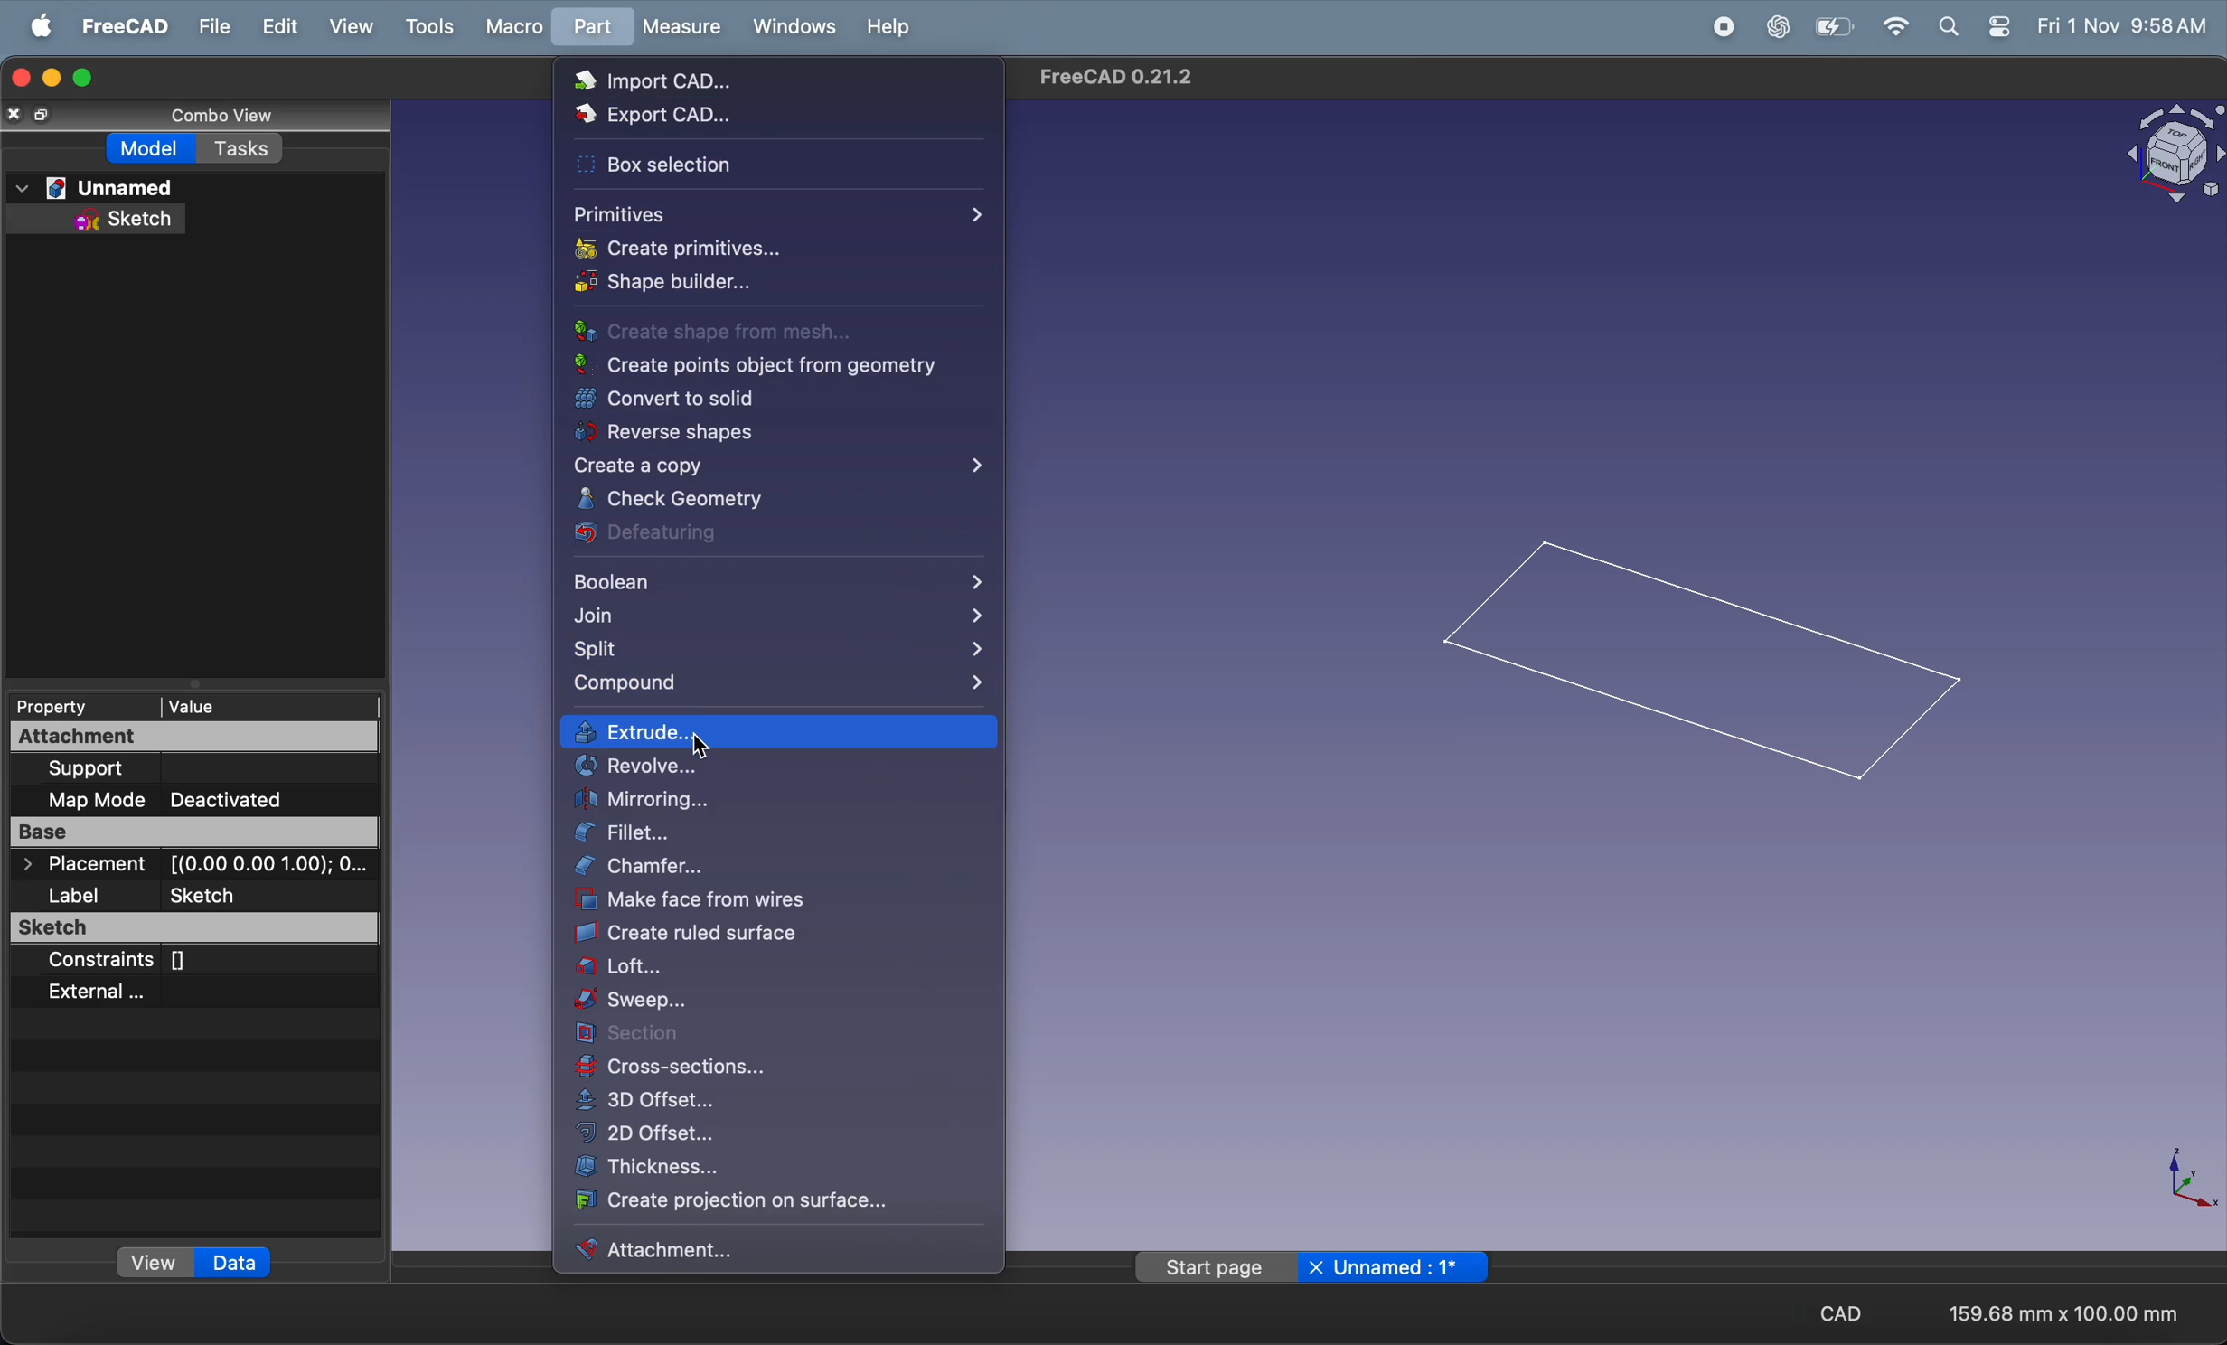  Describe the element at coordinates (780, 468) in the screenshot. I see `create a copy` at that location.